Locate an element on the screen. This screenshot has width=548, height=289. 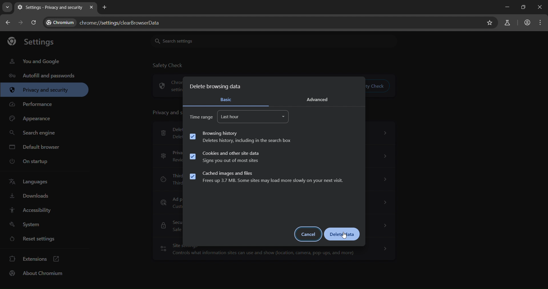
accessibility is located at coordinates (31, 210).